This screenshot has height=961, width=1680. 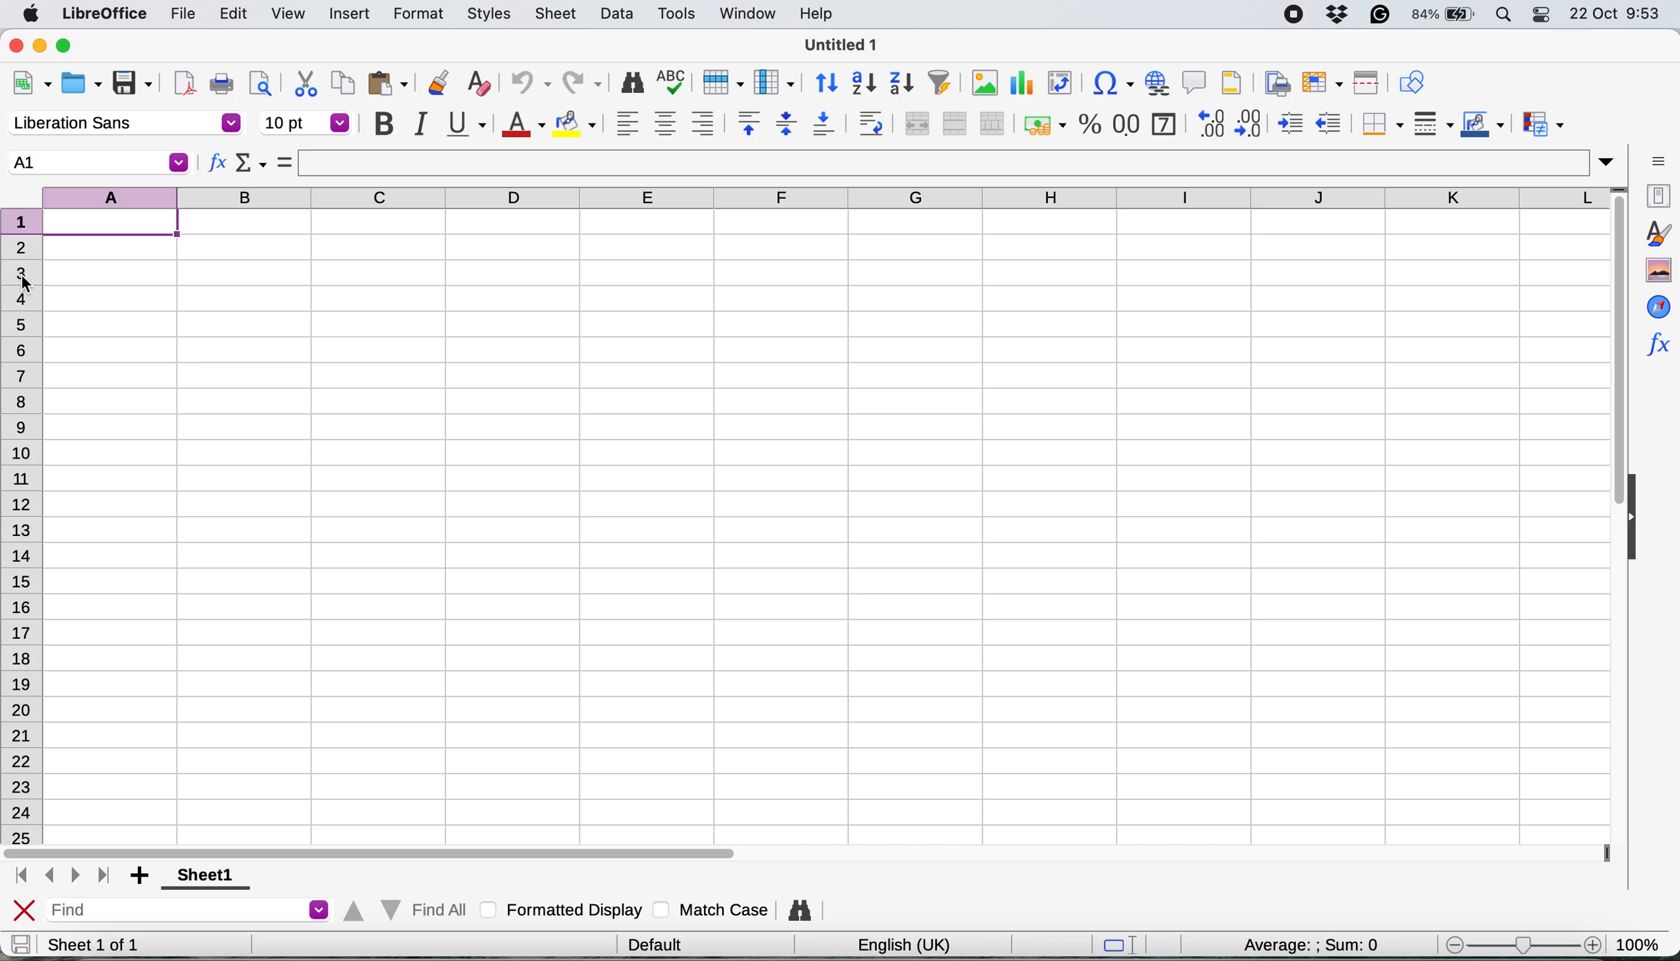 What do you see at coordinates (419, 123) in the screenshot?
I see `italic` at bounding box center [419, 123].